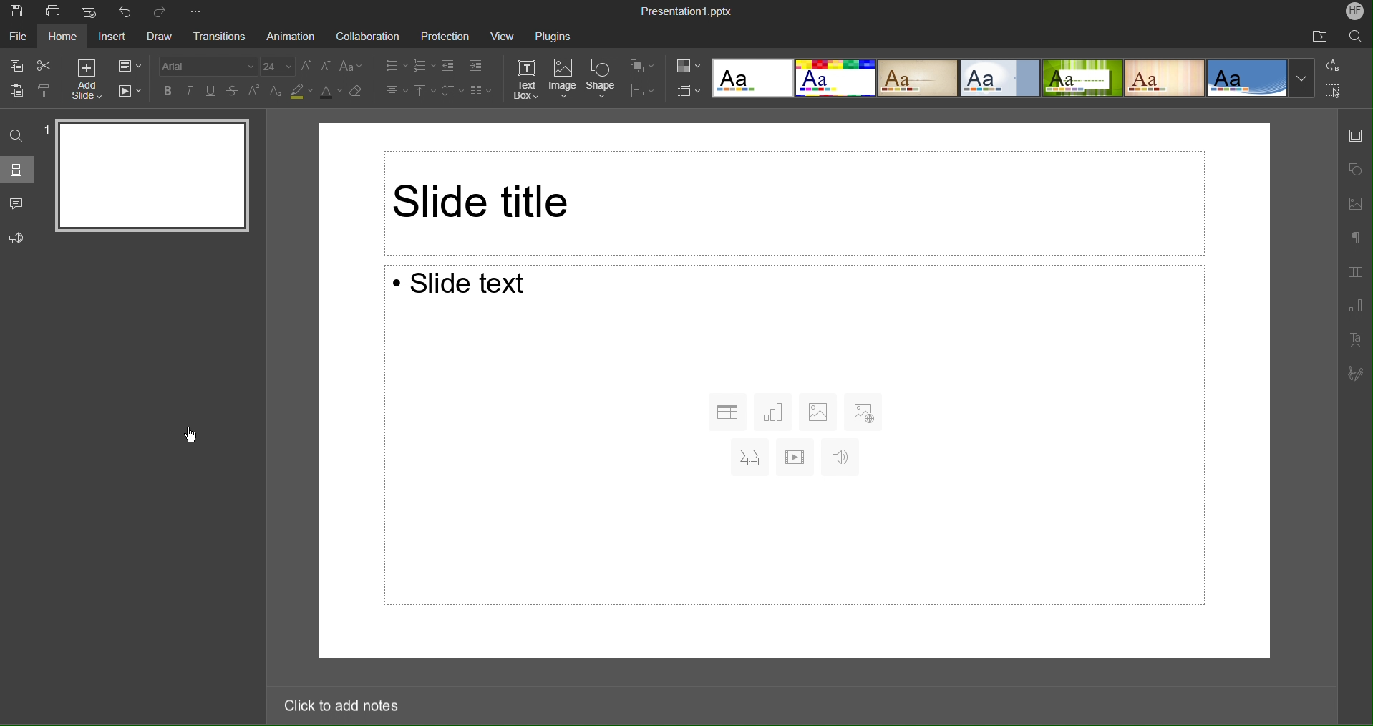 The width and height of the screenshot is (1373, 726). What do you see at coordinates (1333, 66) in the screenshot?
I see `Replace` at bounding box center [1333, 66].